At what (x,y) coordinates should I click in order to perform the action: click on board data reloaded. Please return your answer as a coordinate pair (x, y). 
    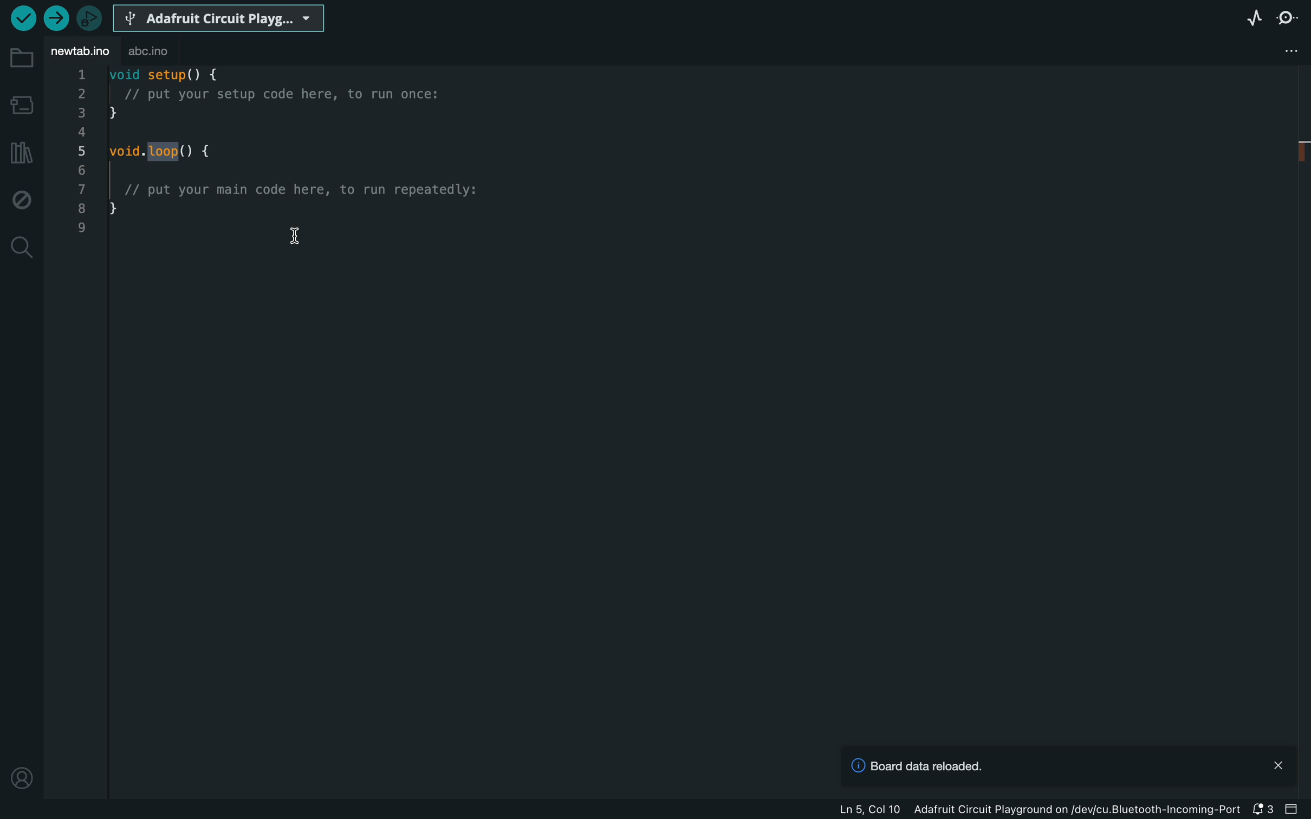
    Looking at the image, I should click on (916, 766).